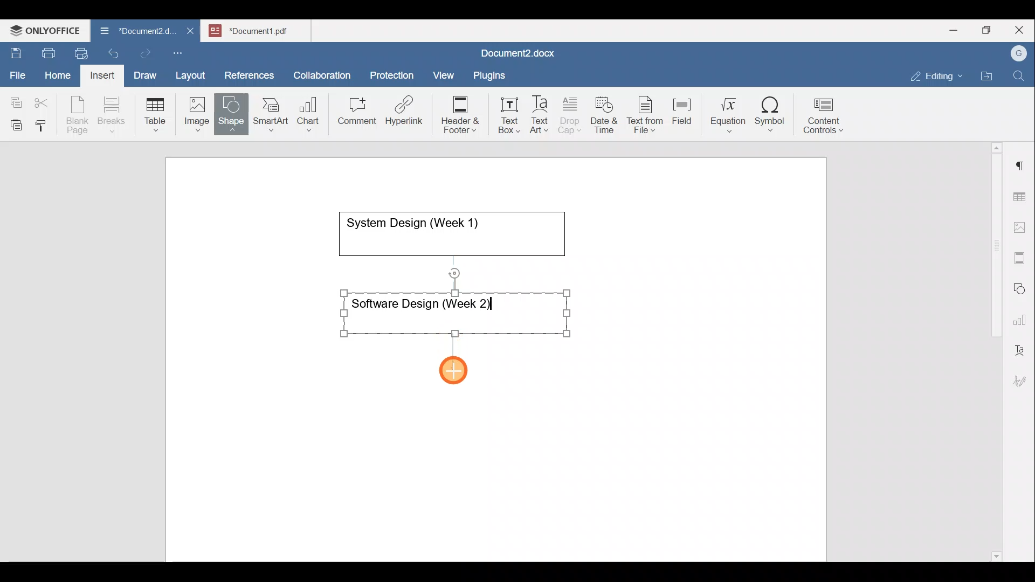 The image size is (1035, 582). Describe the element at coordinates (99, 73) in the screenshot. I see `Insert` at that location.